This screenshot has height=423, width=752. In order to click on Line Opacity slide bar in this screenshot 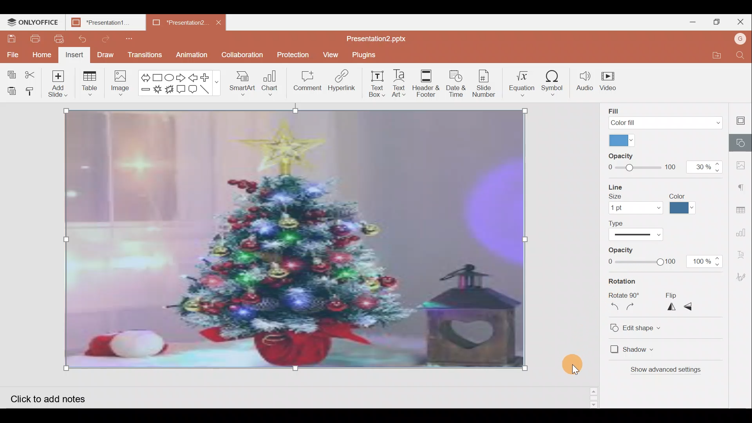, I will do `click(641, 257)`.